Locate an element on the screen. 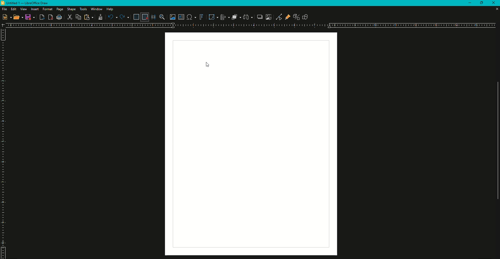 The width and height of the screenshot is (500, 259). Copy is located at coordinates (89, 17).